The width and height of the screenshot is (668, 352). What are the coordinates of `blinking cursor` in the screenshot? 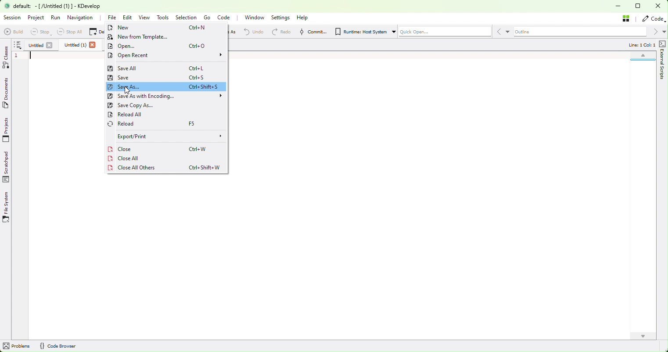 It's located at (32, 56).